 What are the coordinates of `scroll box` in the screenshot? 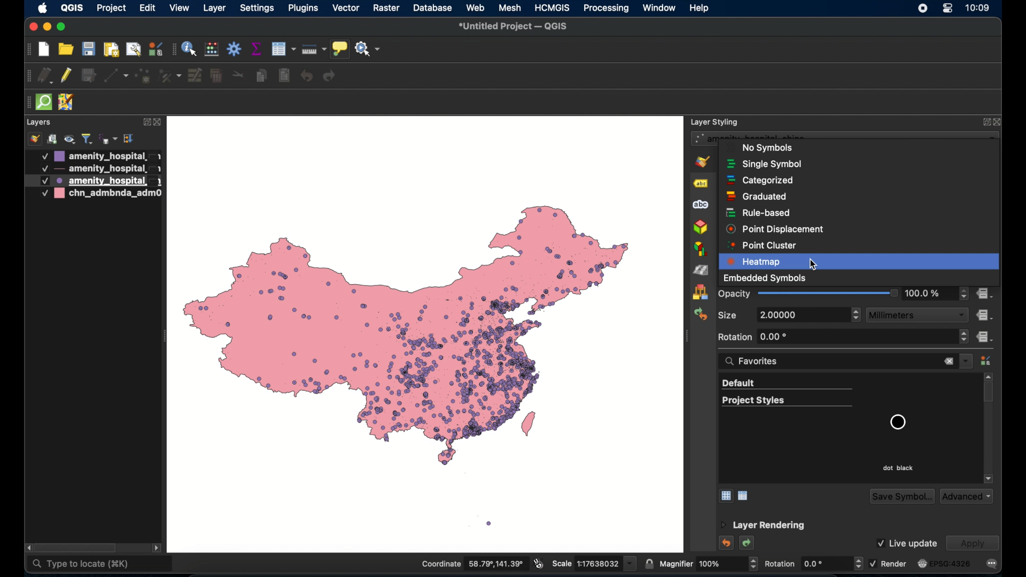 It's located at (990, 394).